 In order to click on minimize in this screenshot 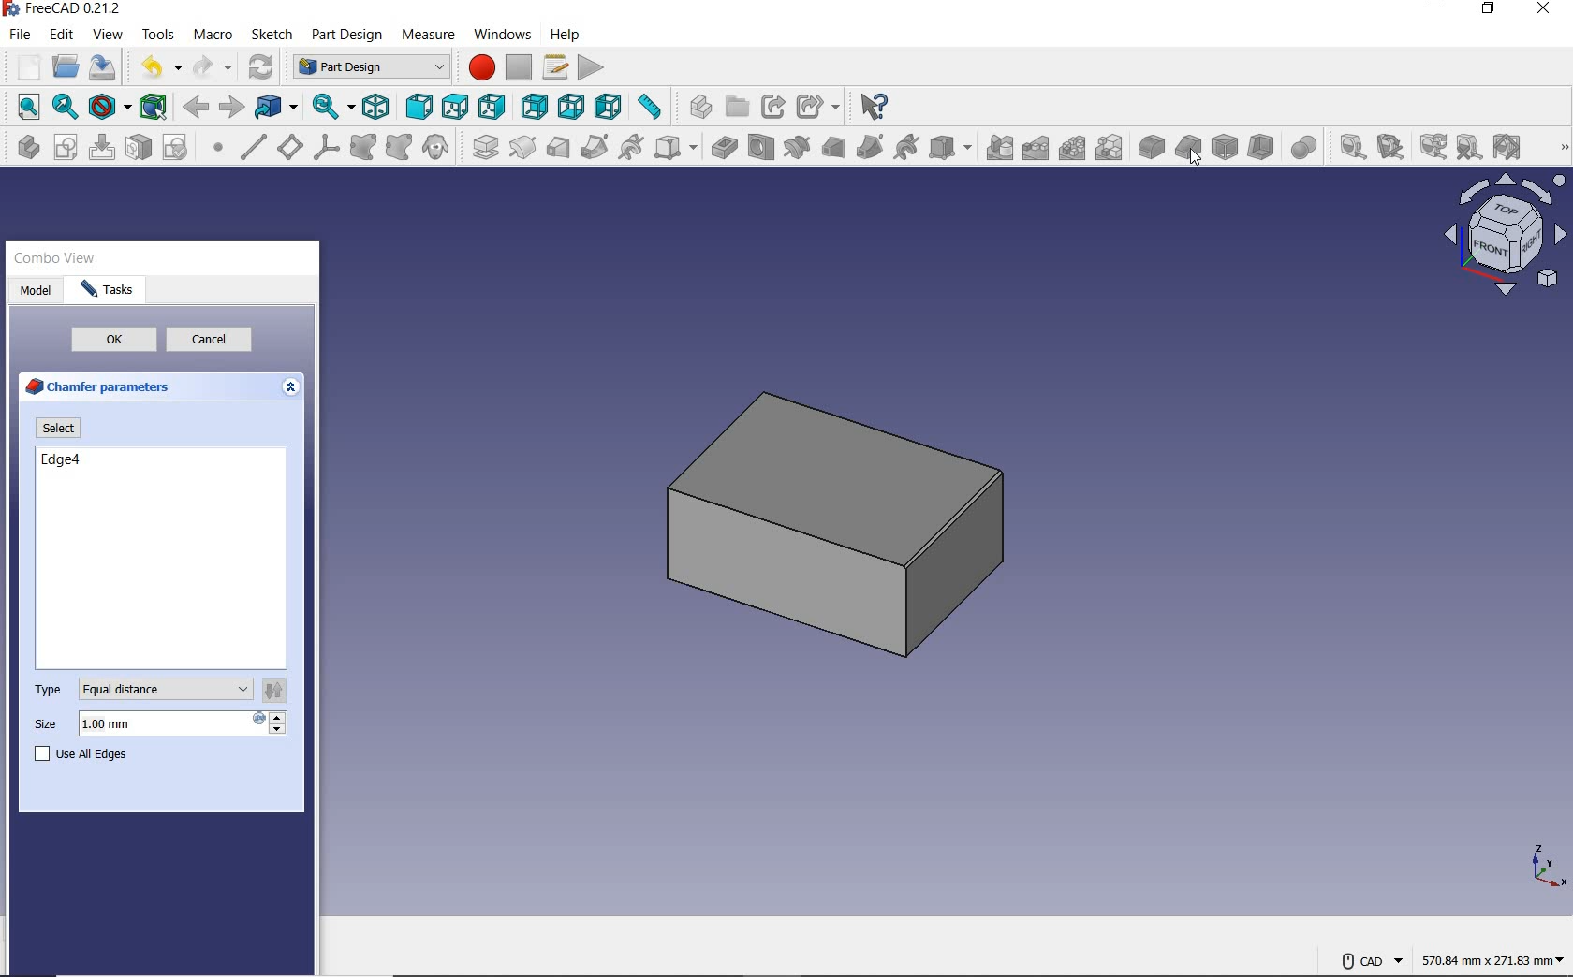, I will do `click(1433, 10)`.